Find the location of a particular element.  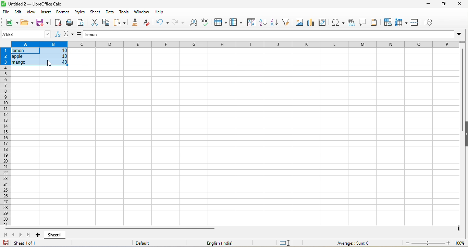

cut is located at coordinates (93, 23).